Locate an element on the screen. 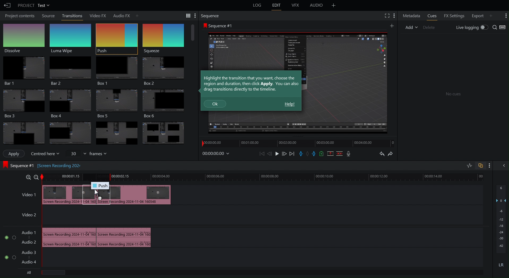  Transitions is located at coordinates (72, 15).